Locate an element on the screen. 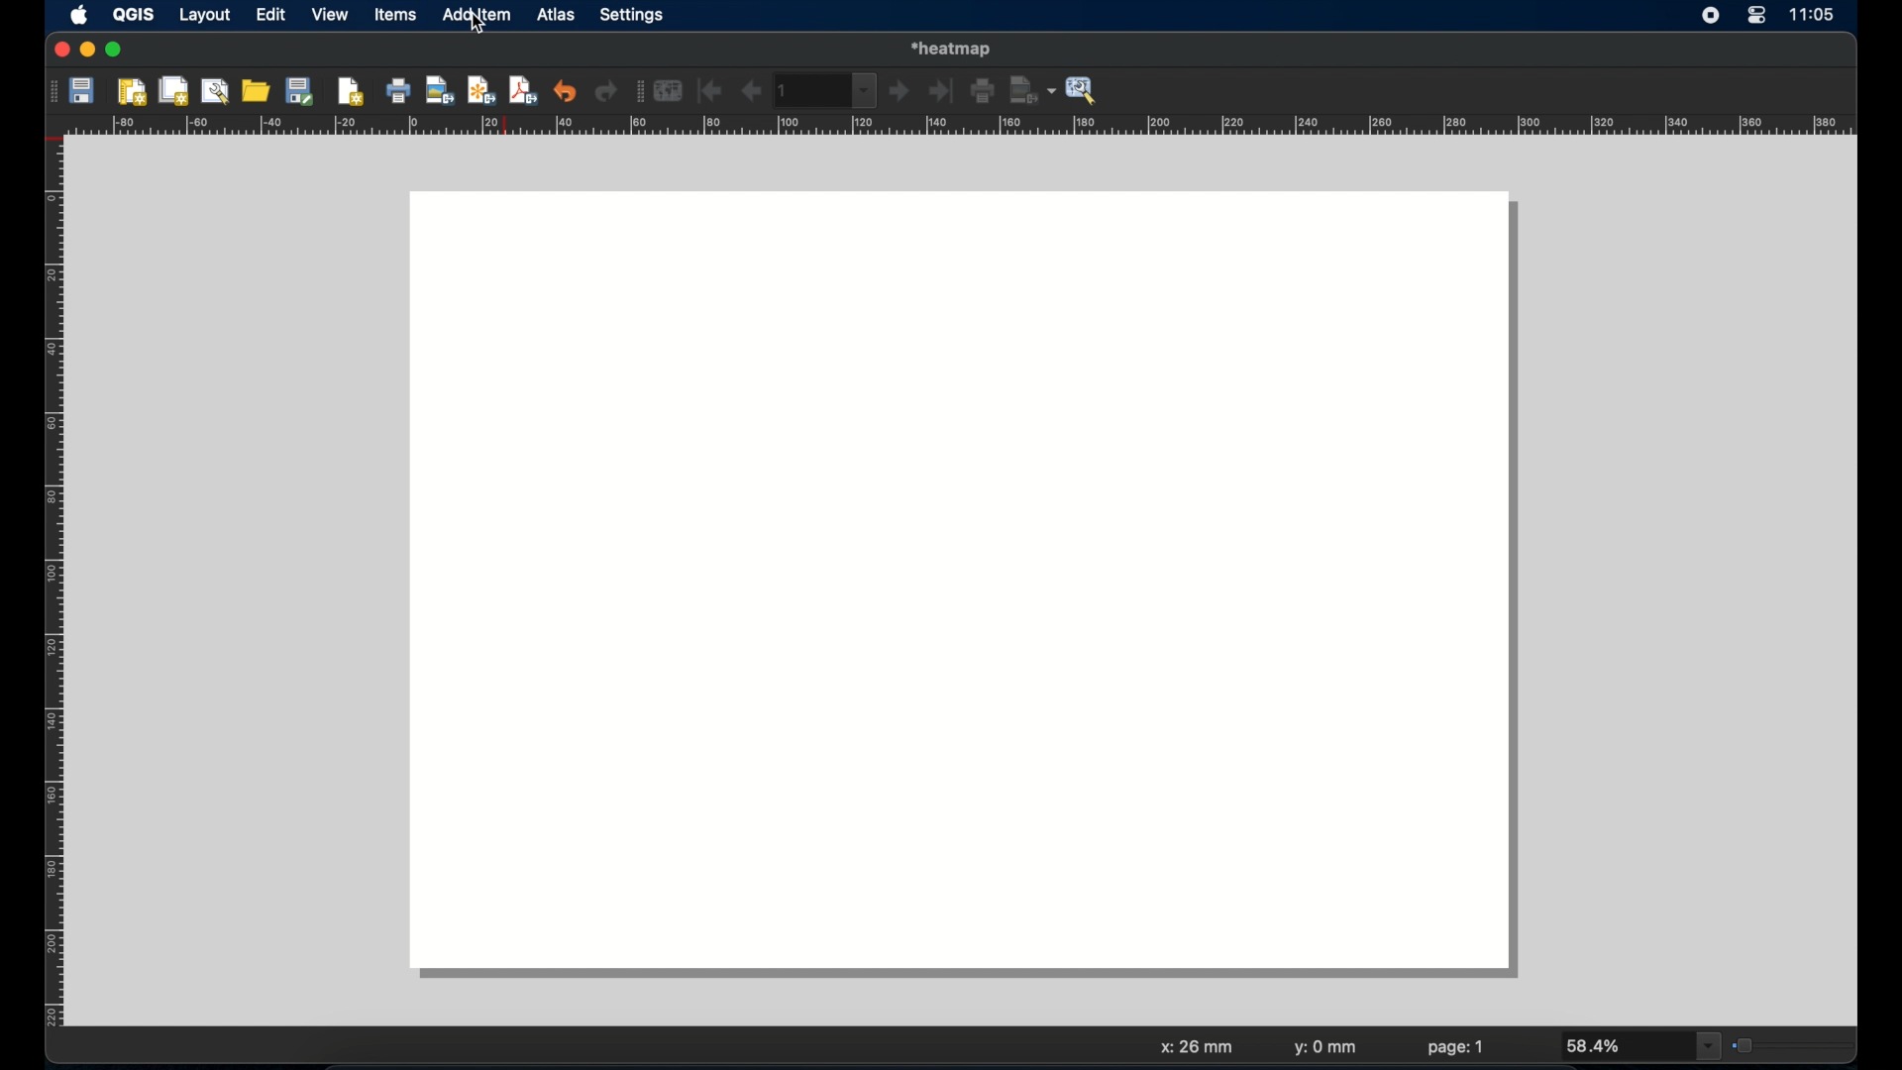  margin is located at coordinates (47, 586).